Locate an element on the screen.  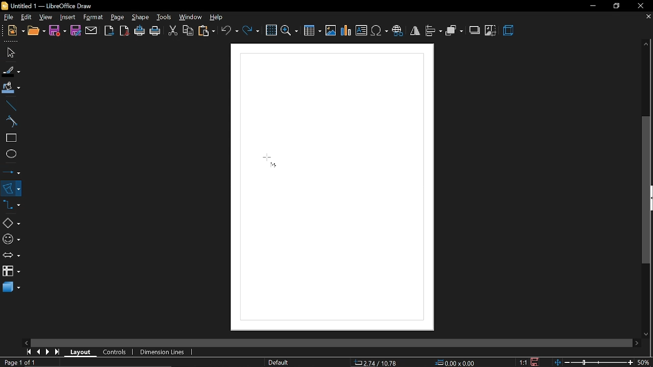
controls is located at coordinates (117, 353).